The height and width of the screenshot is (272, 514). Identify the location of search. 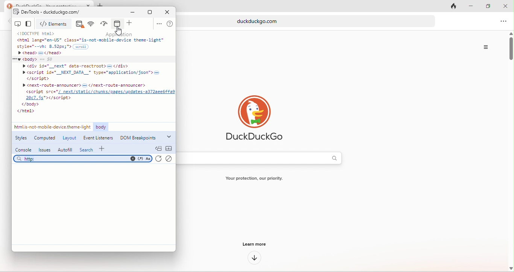
(86, 151).